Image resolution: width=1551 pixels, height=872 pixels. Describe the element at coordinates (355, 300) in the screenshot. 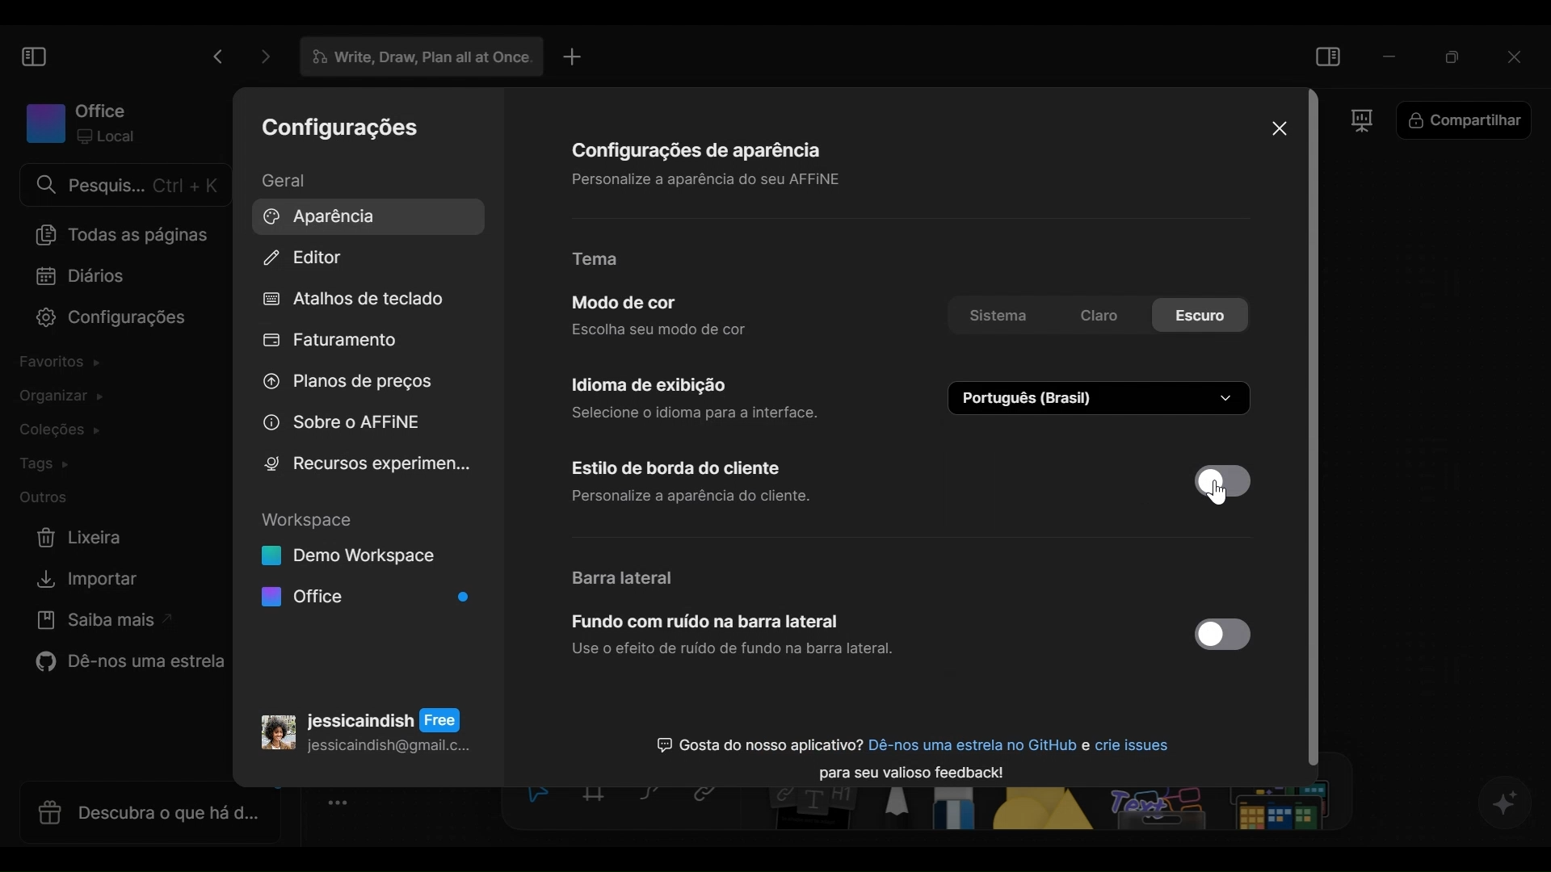

I see `Keyboard shortcuts` at that location.